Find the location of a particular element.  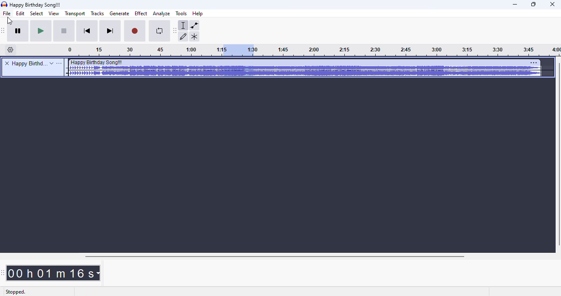

minimize is located at coordinates (515, 5).